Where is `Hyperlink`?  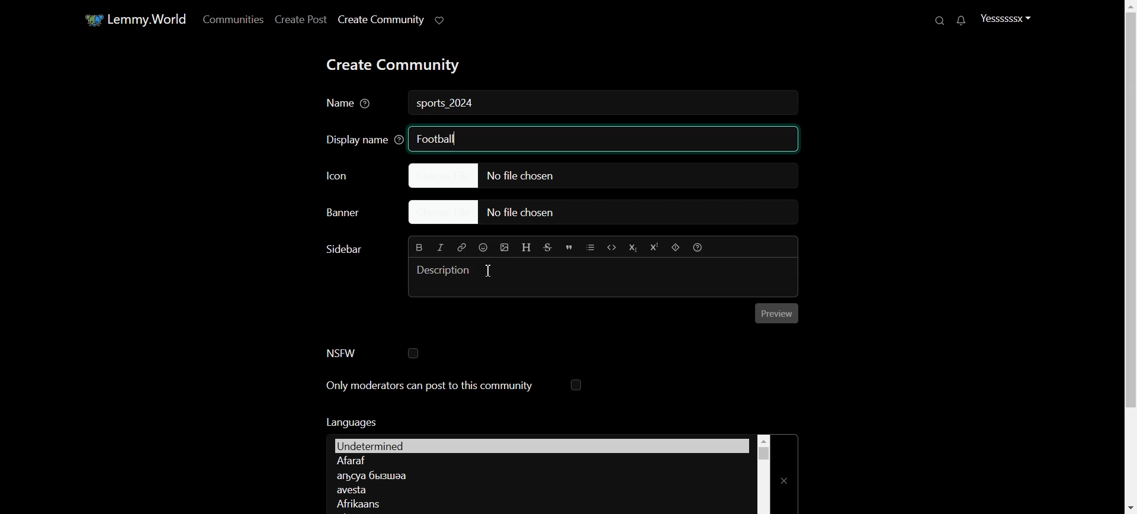
Hyperlink is located at coordinates (461, 247).